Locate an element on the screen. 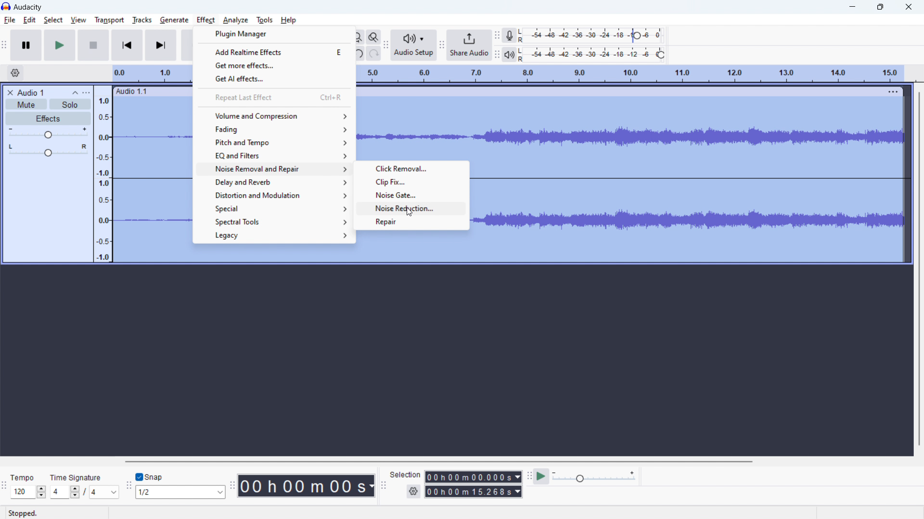 The height and width of the screenshot is (519, 924). share audio is located at coordinates (469, 45).